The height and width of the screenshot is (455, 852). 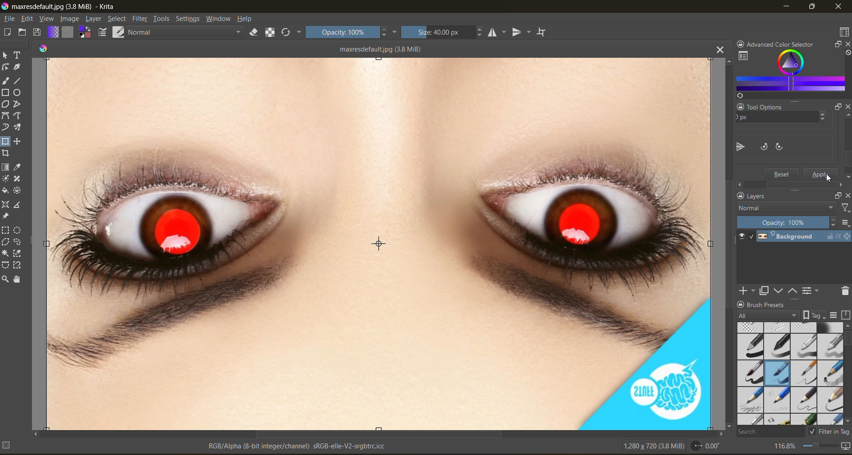 What do you see at coordinates (653, 448) in the screenshot?
I see `image metadata` at bounding box center [653, 448].